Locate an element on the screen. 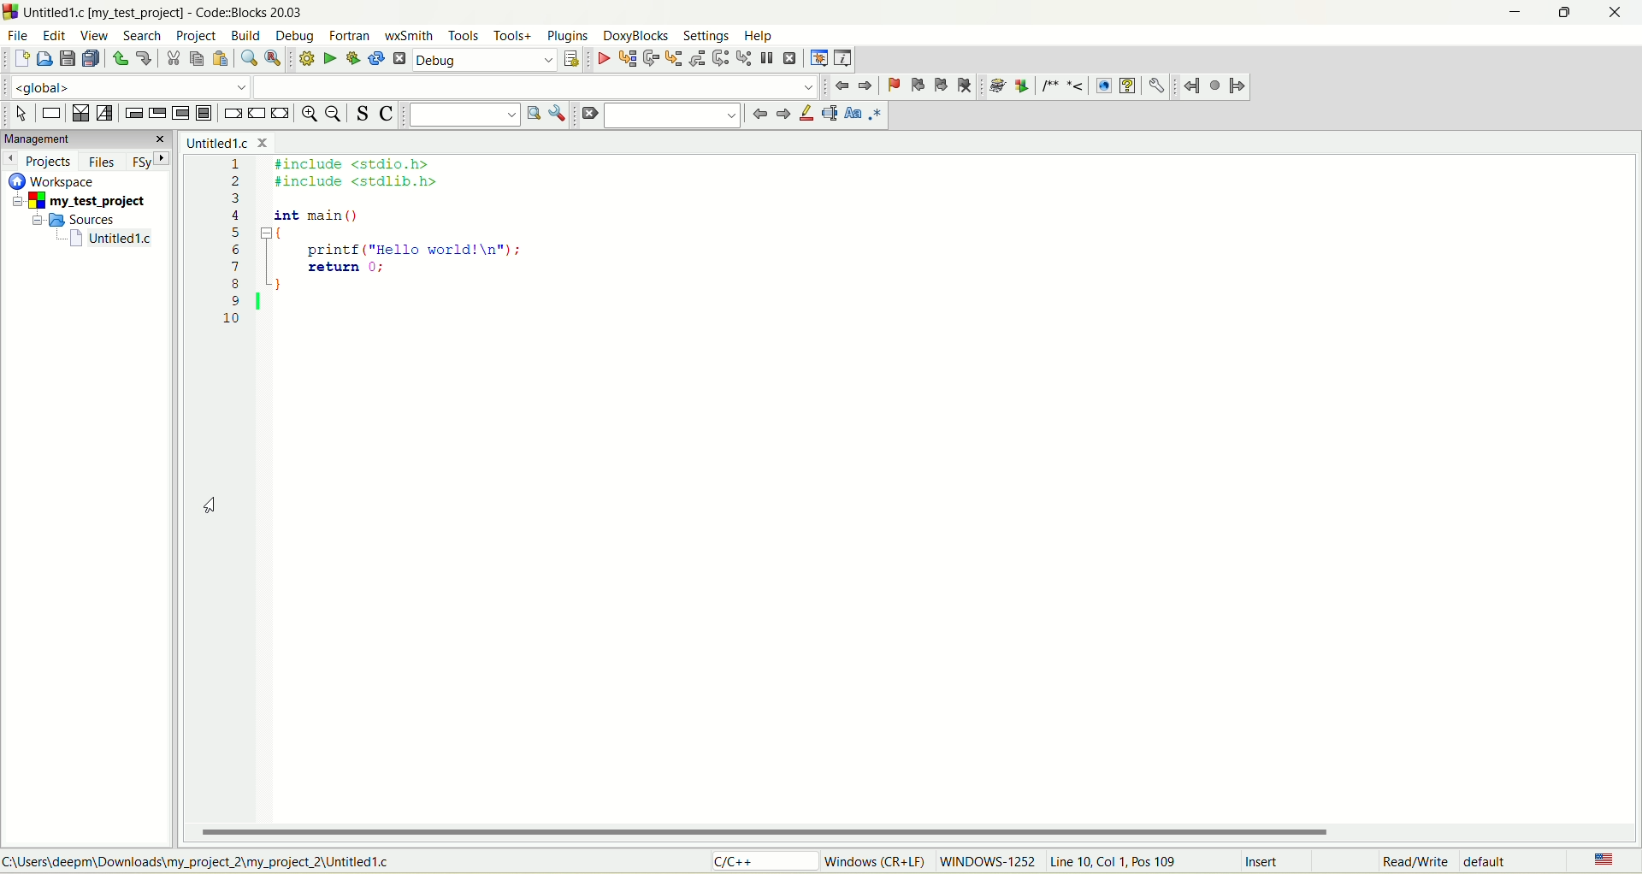 This screenshot has width=1642, height=874. abort is located at coordinates (399, 58).